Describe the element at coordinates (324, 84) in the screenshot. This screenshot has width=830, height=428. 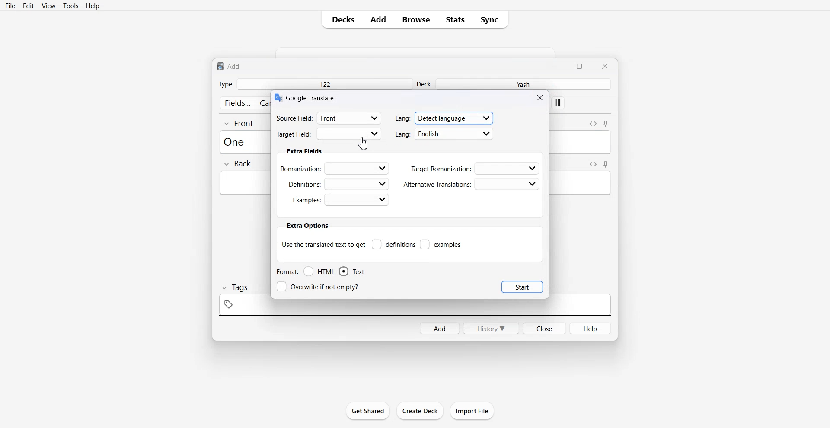
I see `122` at that location.